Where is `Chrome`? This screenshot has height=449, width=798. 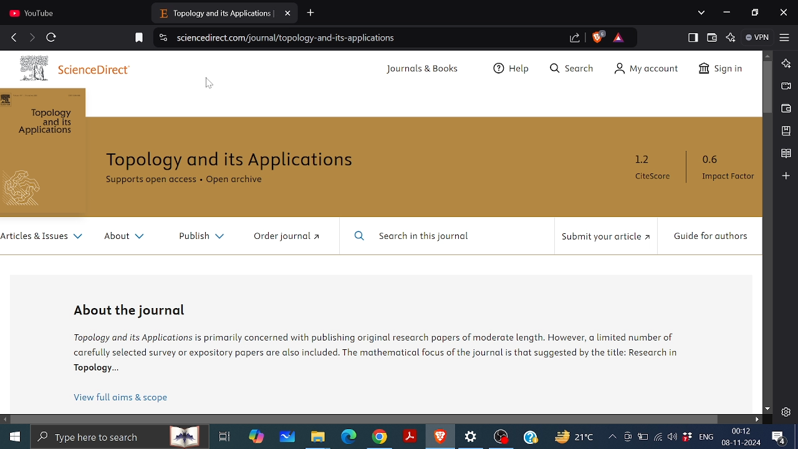
Chrome is located at coordinates (380, 437).